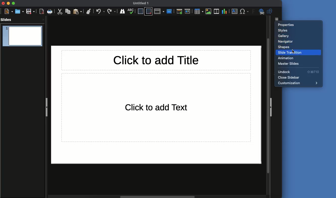 This screenshot has height=198, width=336. Describe the element at coordinates (179, 12) in the screenshot. I see `Start from first slide` at that location.